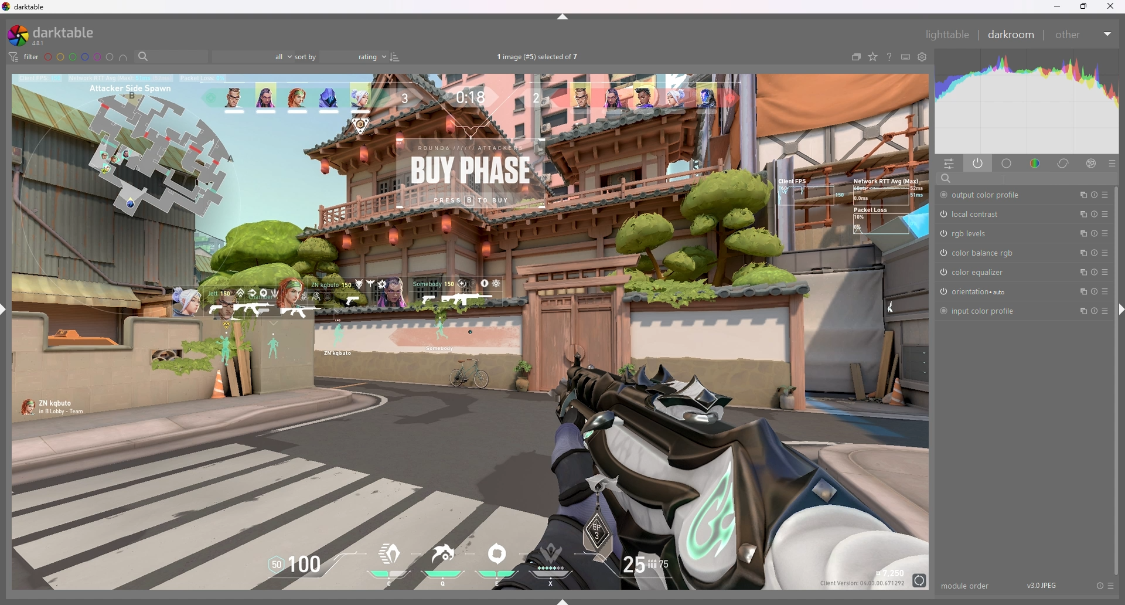 Image resolution: width=1125 pixels, height=605 pixels. What do you see at coordinates (923, 56) in the screenshot?
I see `show global preferences` at bounding box center [923, 56].